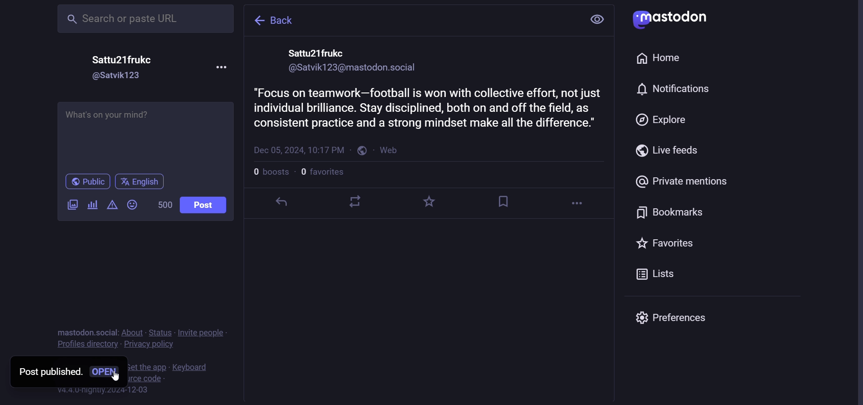  What do you see at coordinates (144, 19) in the screenshot?
I see `search` at bounding box center [144, 19].